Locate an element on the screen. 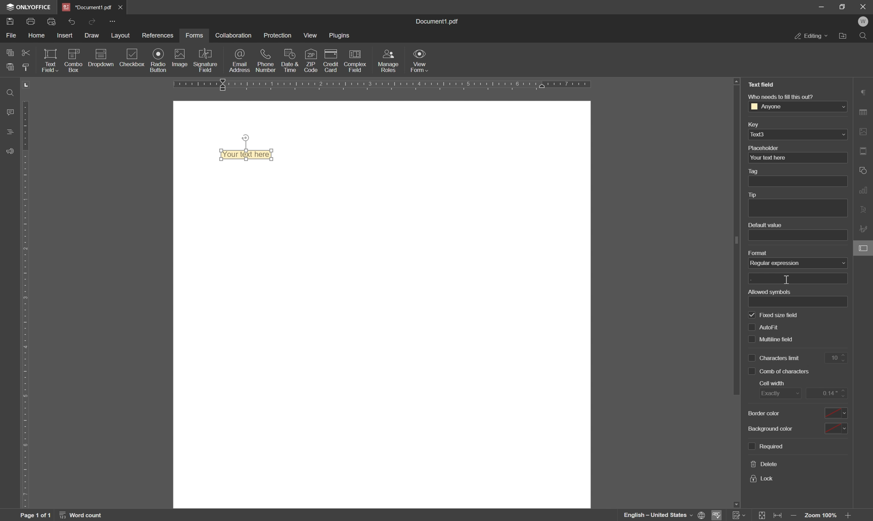 The width and height of the screenshot is (873, 521). icon is located at coordinates (73, 60).